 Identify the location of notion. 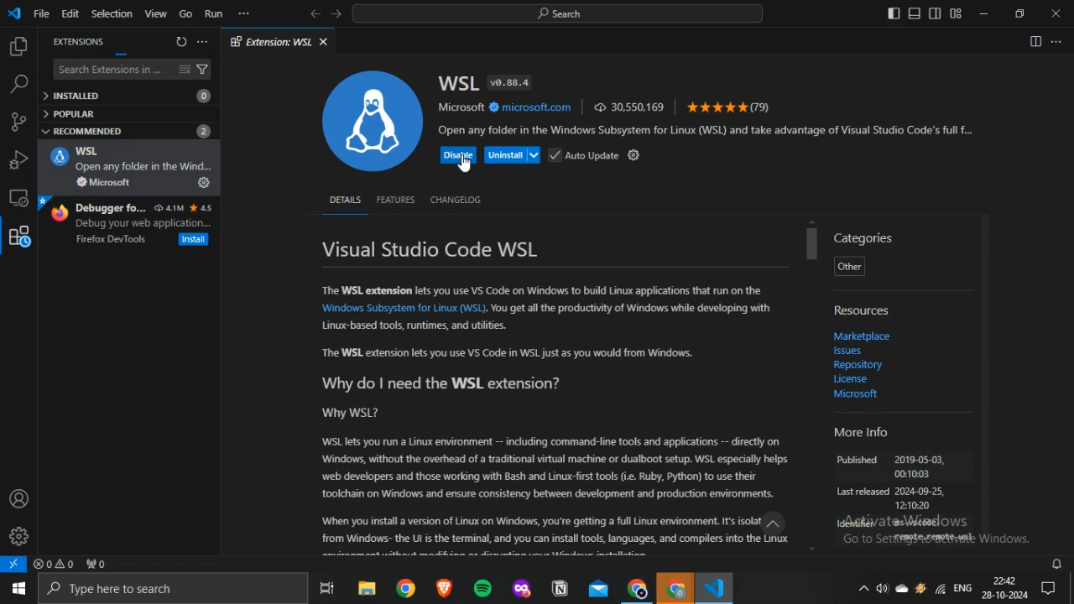
(560, 587).